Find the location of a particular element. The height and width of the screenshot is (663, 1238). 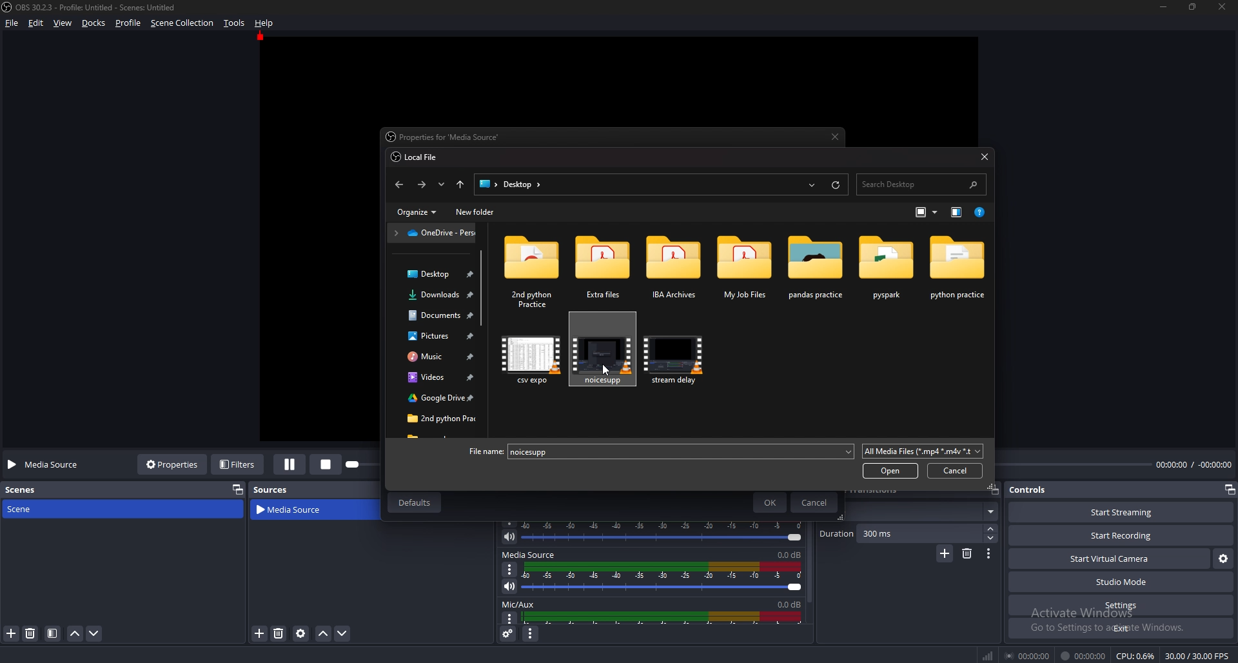

cursor is located at coordinates (609, 370).